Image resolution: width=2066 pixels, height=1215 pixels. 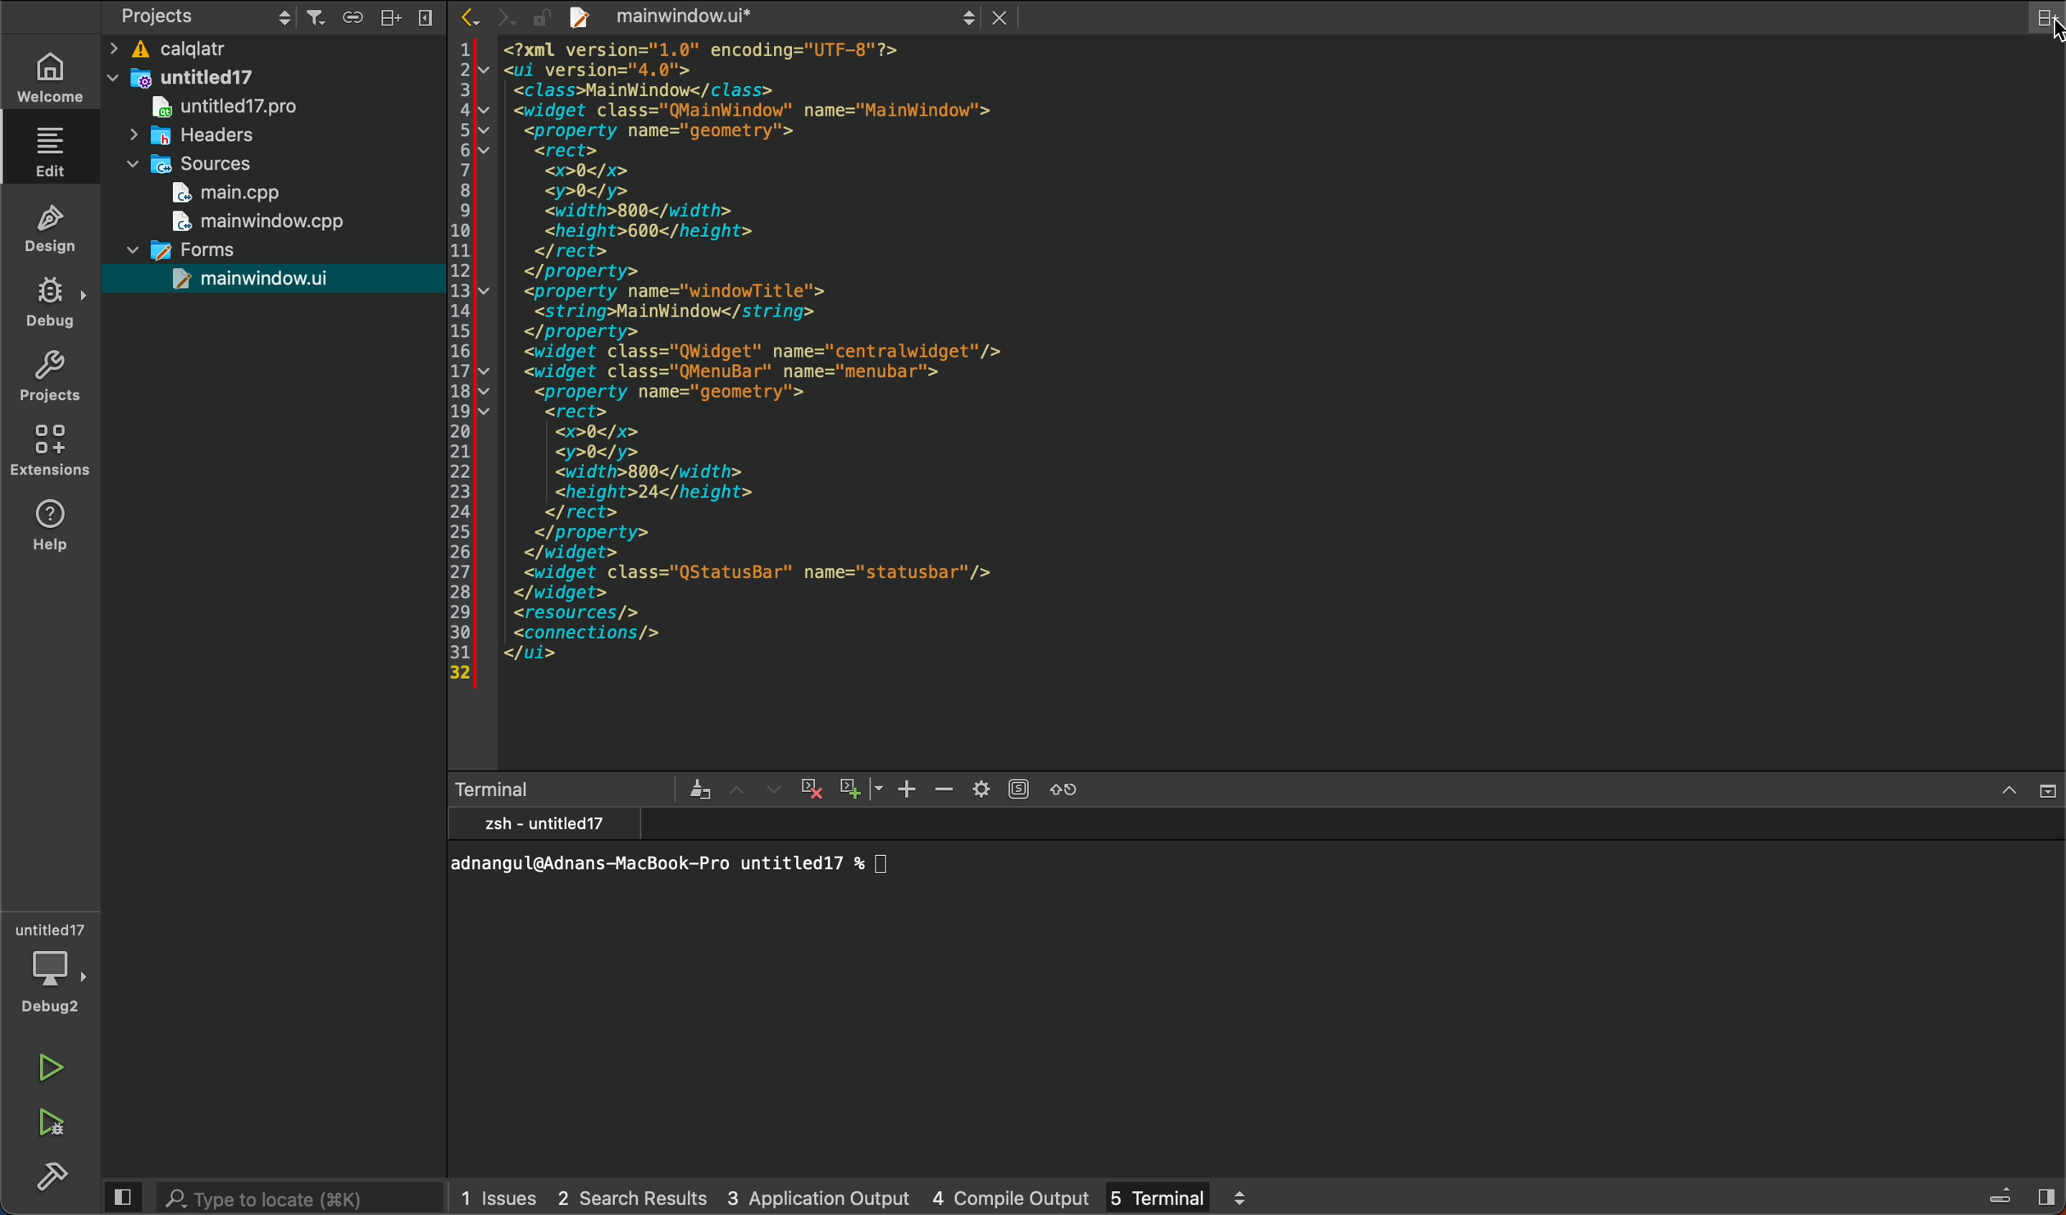 I want to click on terminal, so click(x=1176, y=1195).